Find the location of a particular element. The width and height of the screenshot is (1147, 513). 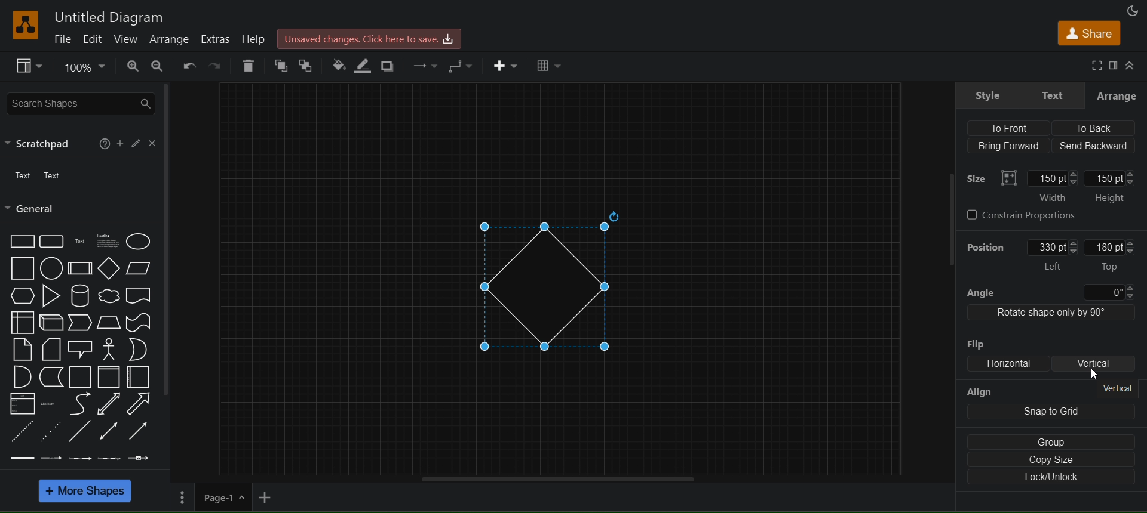

copy size is located at coordinates (1050, 460).